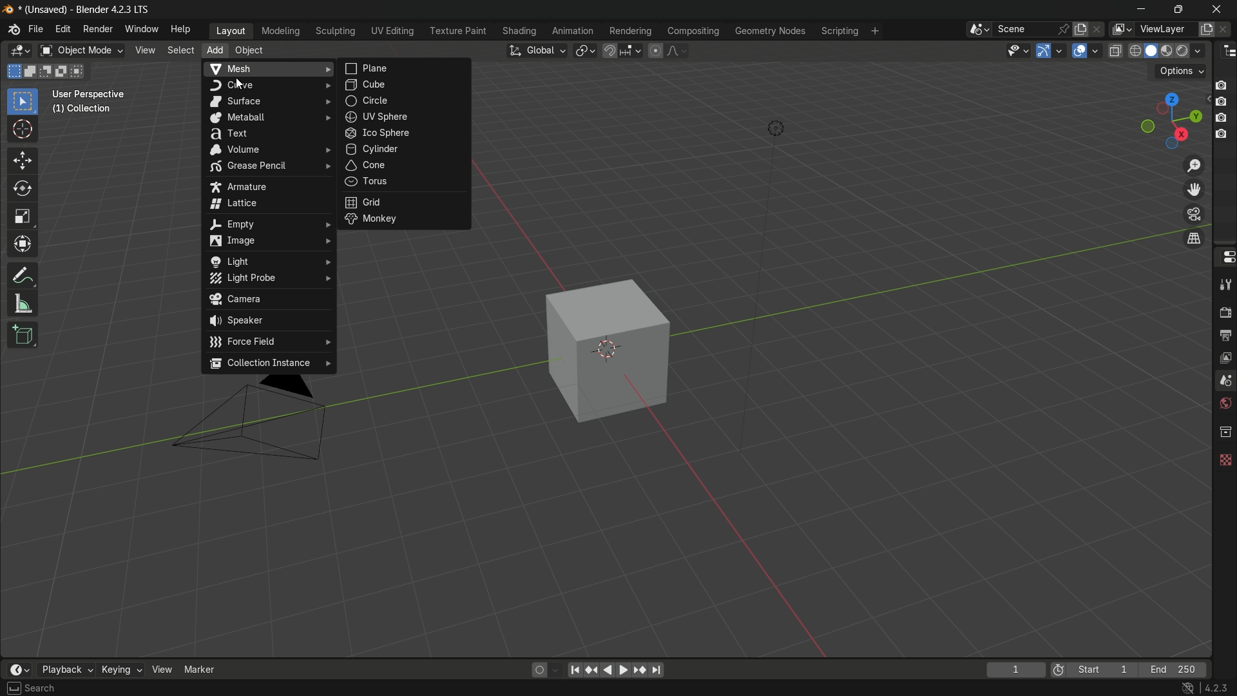 Image resolution: width=1237 pixels, height=696 pixels. I want to click on selectability and visibility, so click(1017, 50).